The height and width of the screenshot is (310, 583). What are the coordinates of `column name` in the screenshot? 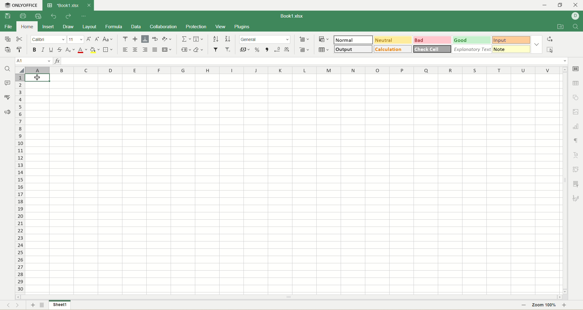 It's located at (291, 69).